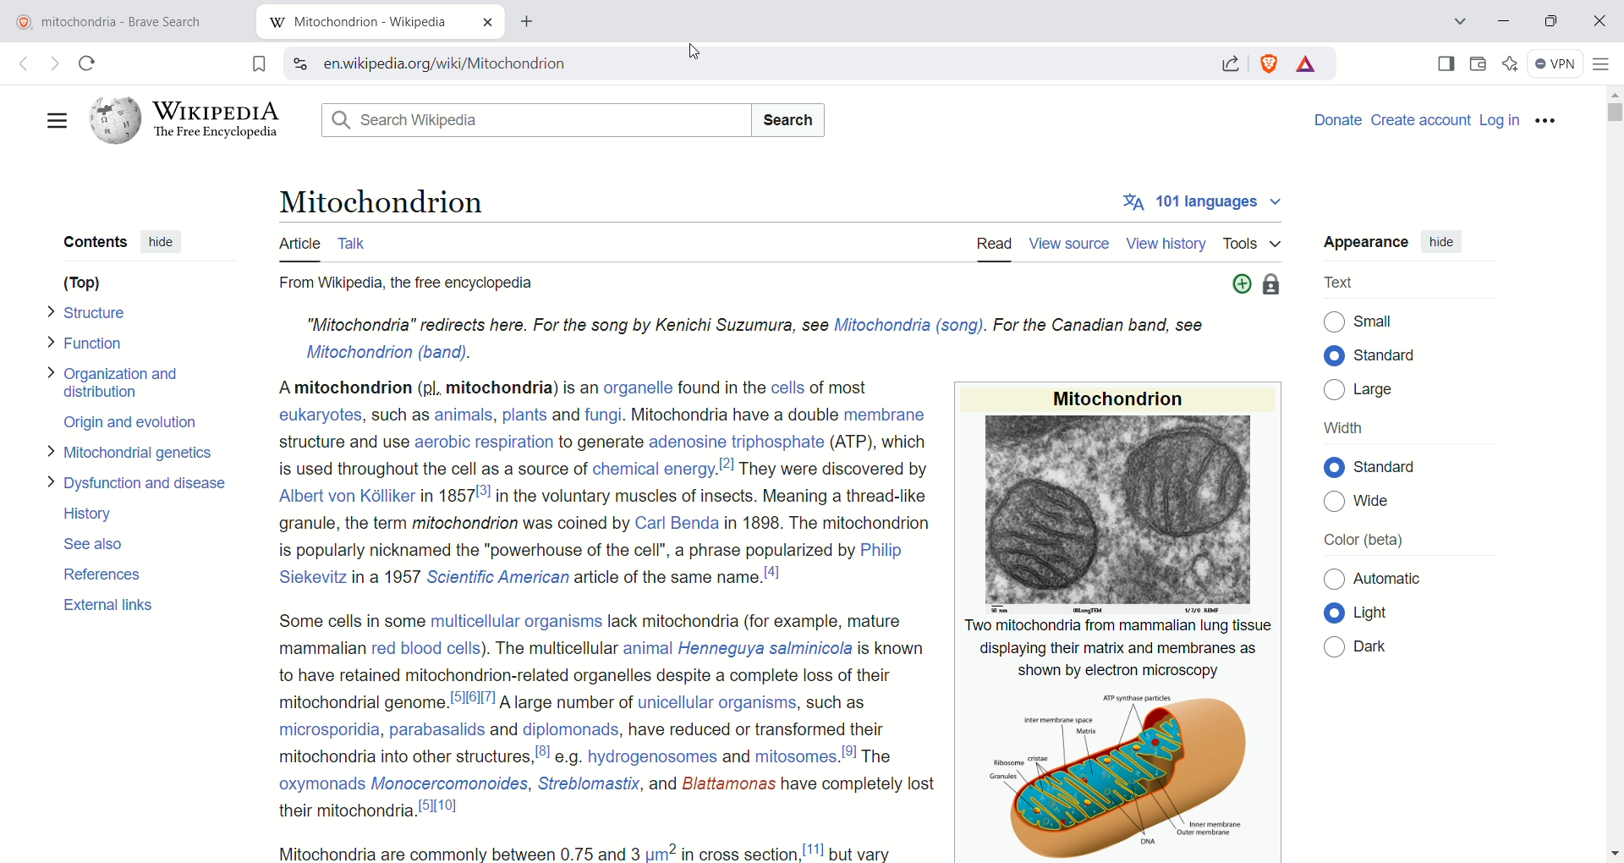  What do you see at coordinates (89, 63) in the screenshot?
I see `reload` at bounding box center [89, 63].